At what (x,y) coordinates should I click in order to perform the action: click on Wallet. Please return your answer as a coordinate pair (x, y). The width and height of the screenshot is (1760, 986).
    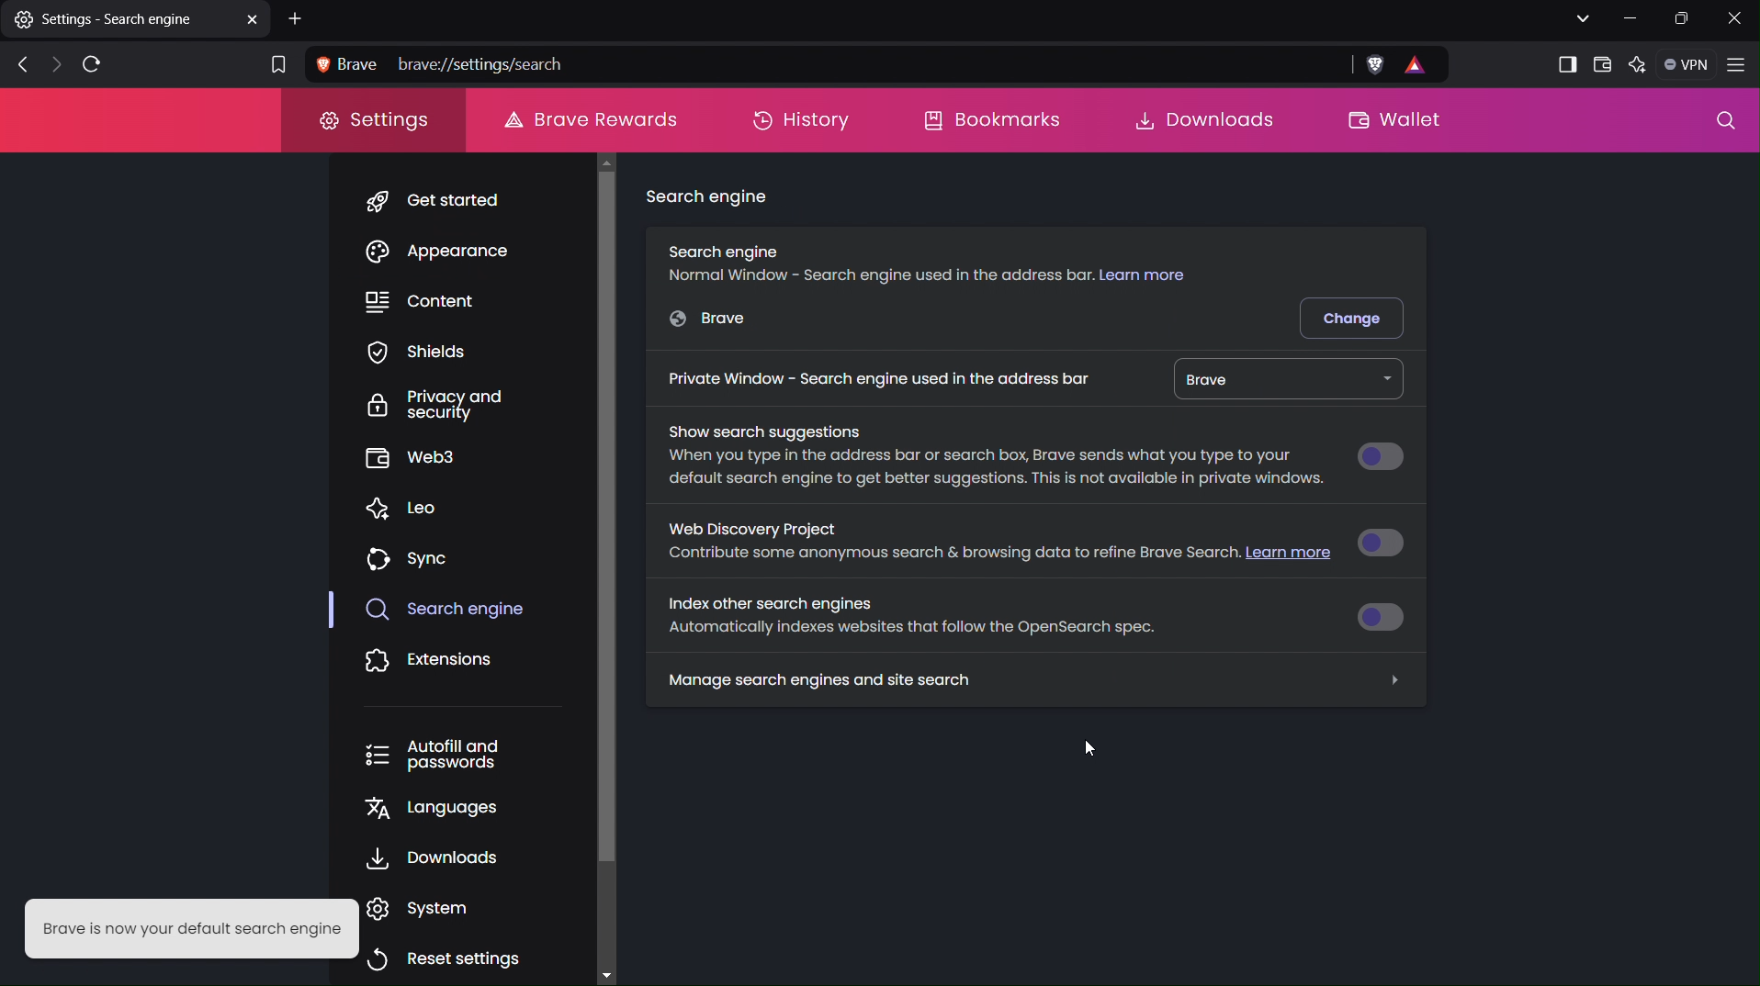
    Looking at the image, I should click on (1603, 64).